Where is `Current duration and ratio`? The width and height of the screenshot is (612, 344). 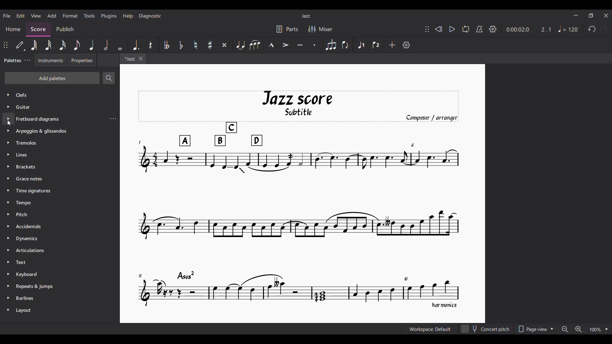 Current duration and ratio is located at coordinates (529, 30).